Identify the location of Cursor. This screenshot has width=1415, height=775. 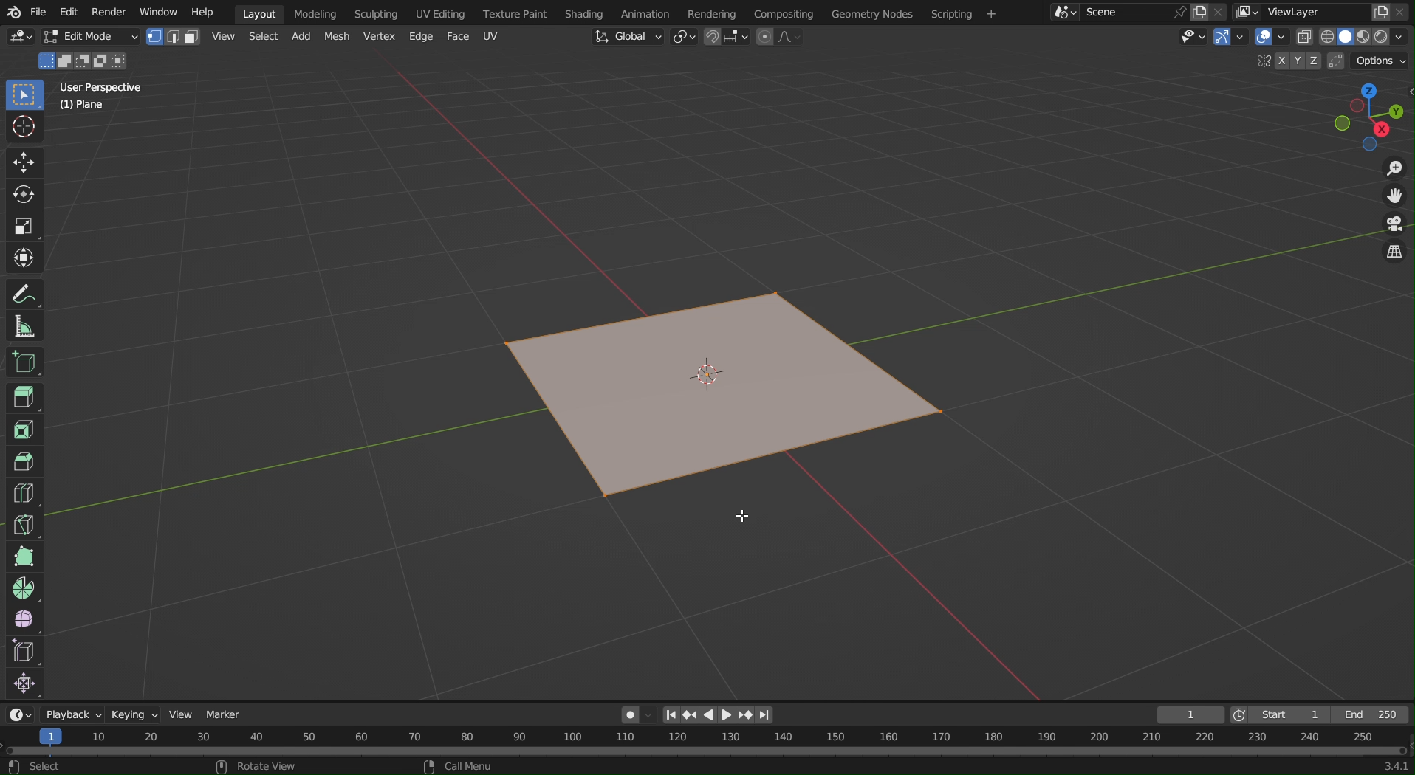
(25, 130).